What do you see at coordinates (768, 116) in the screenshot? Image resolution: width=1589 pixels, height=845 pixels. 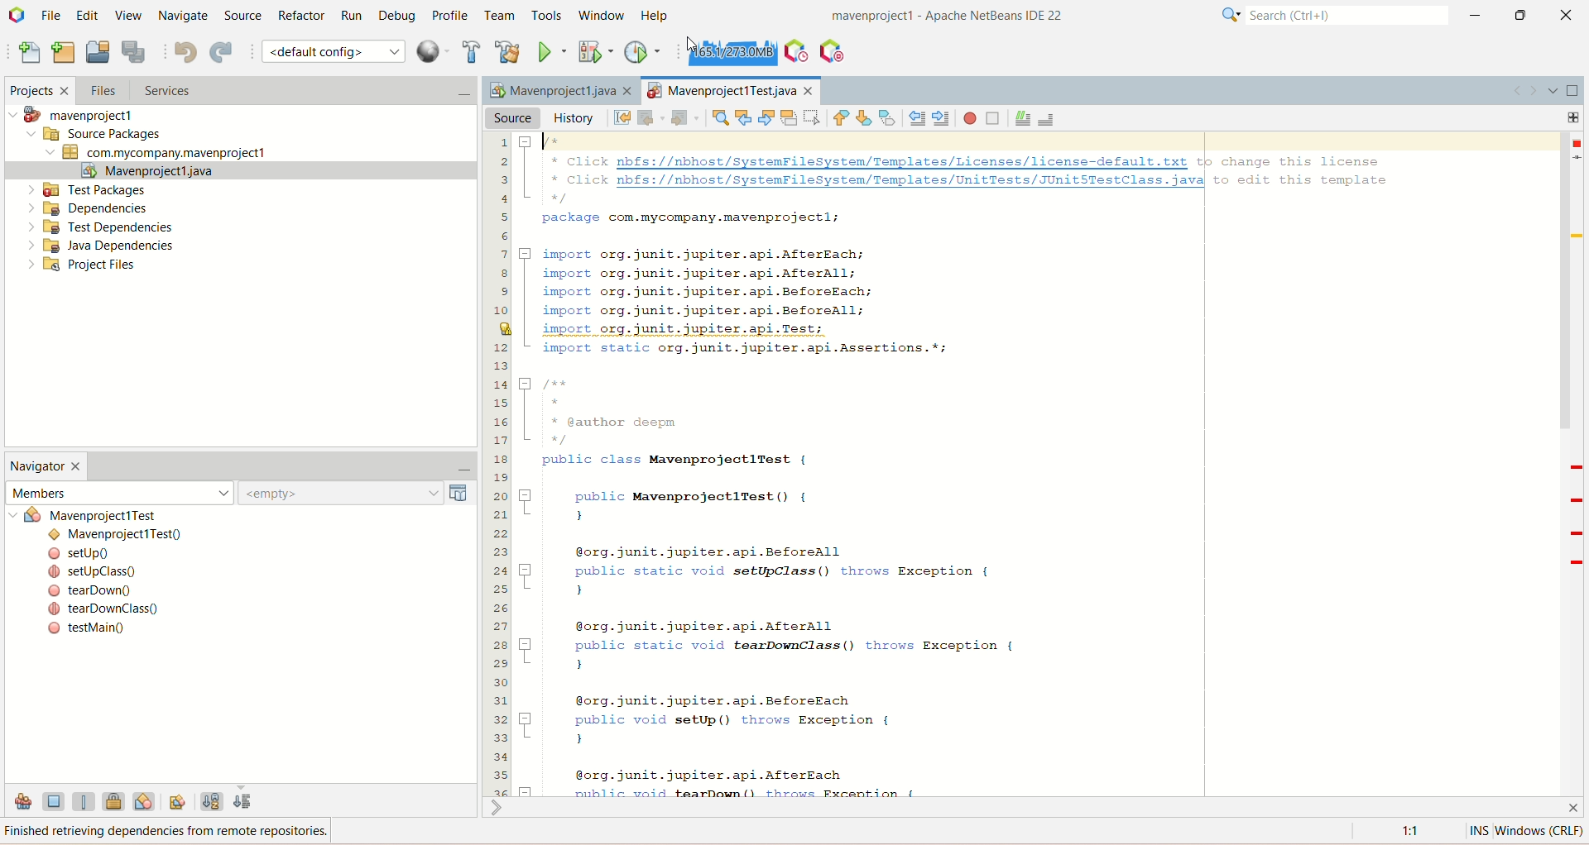 I see `find next occurrence` at bounding box center [768, 116].